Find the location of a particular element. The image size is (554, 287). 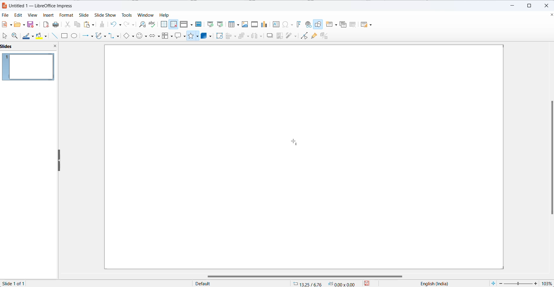

connectors is located at coordinates (116, 36).